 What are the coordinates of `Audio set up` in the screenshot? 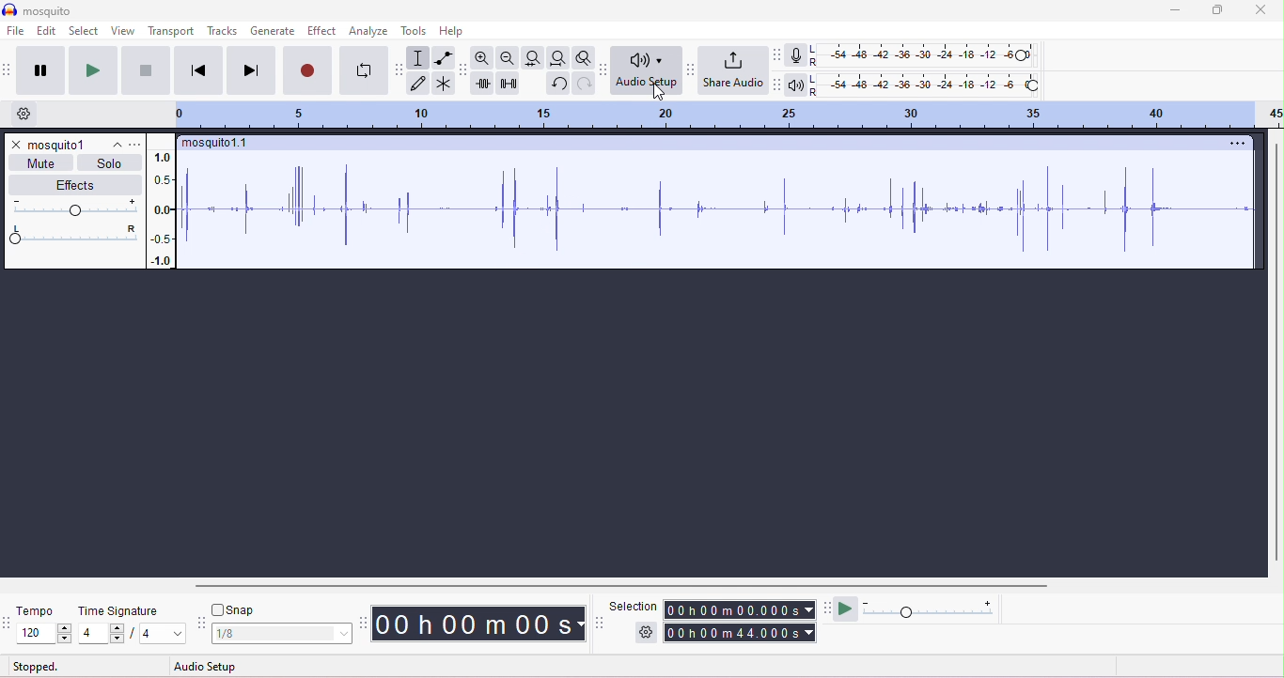 It's located at (224, 664).